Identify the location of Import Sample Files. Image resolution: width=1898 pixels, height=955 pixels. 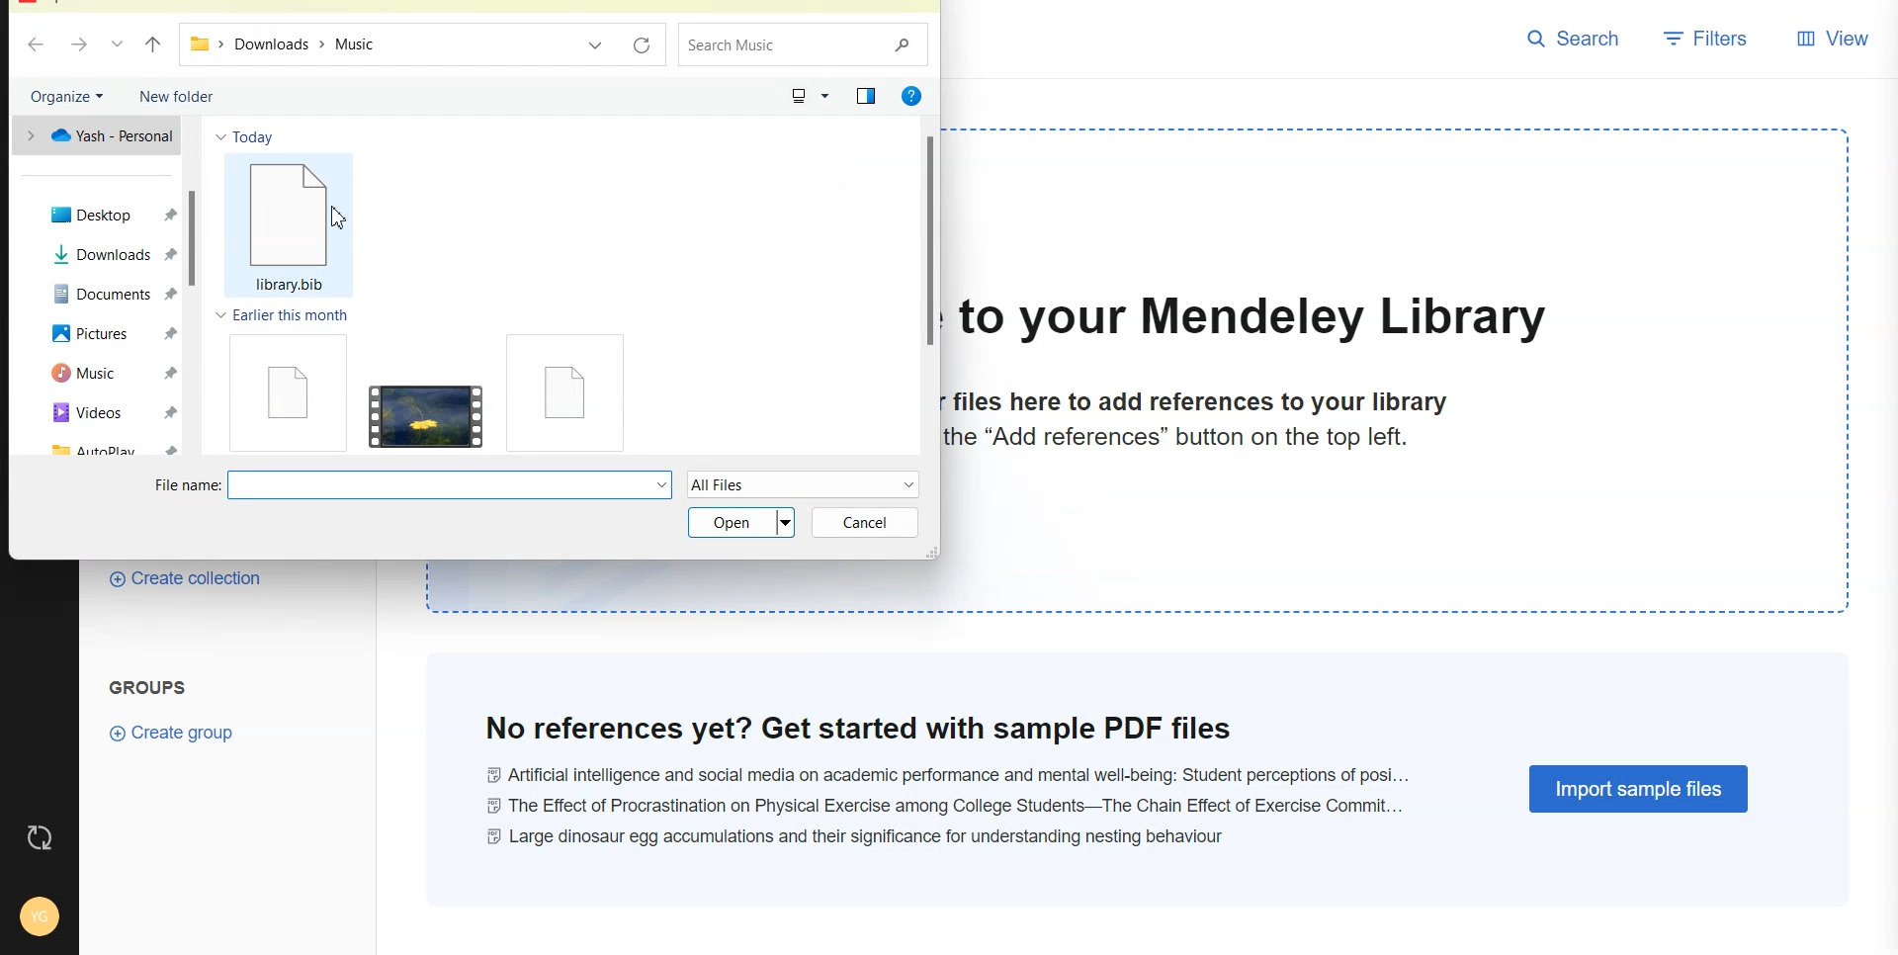
(1641, 789).